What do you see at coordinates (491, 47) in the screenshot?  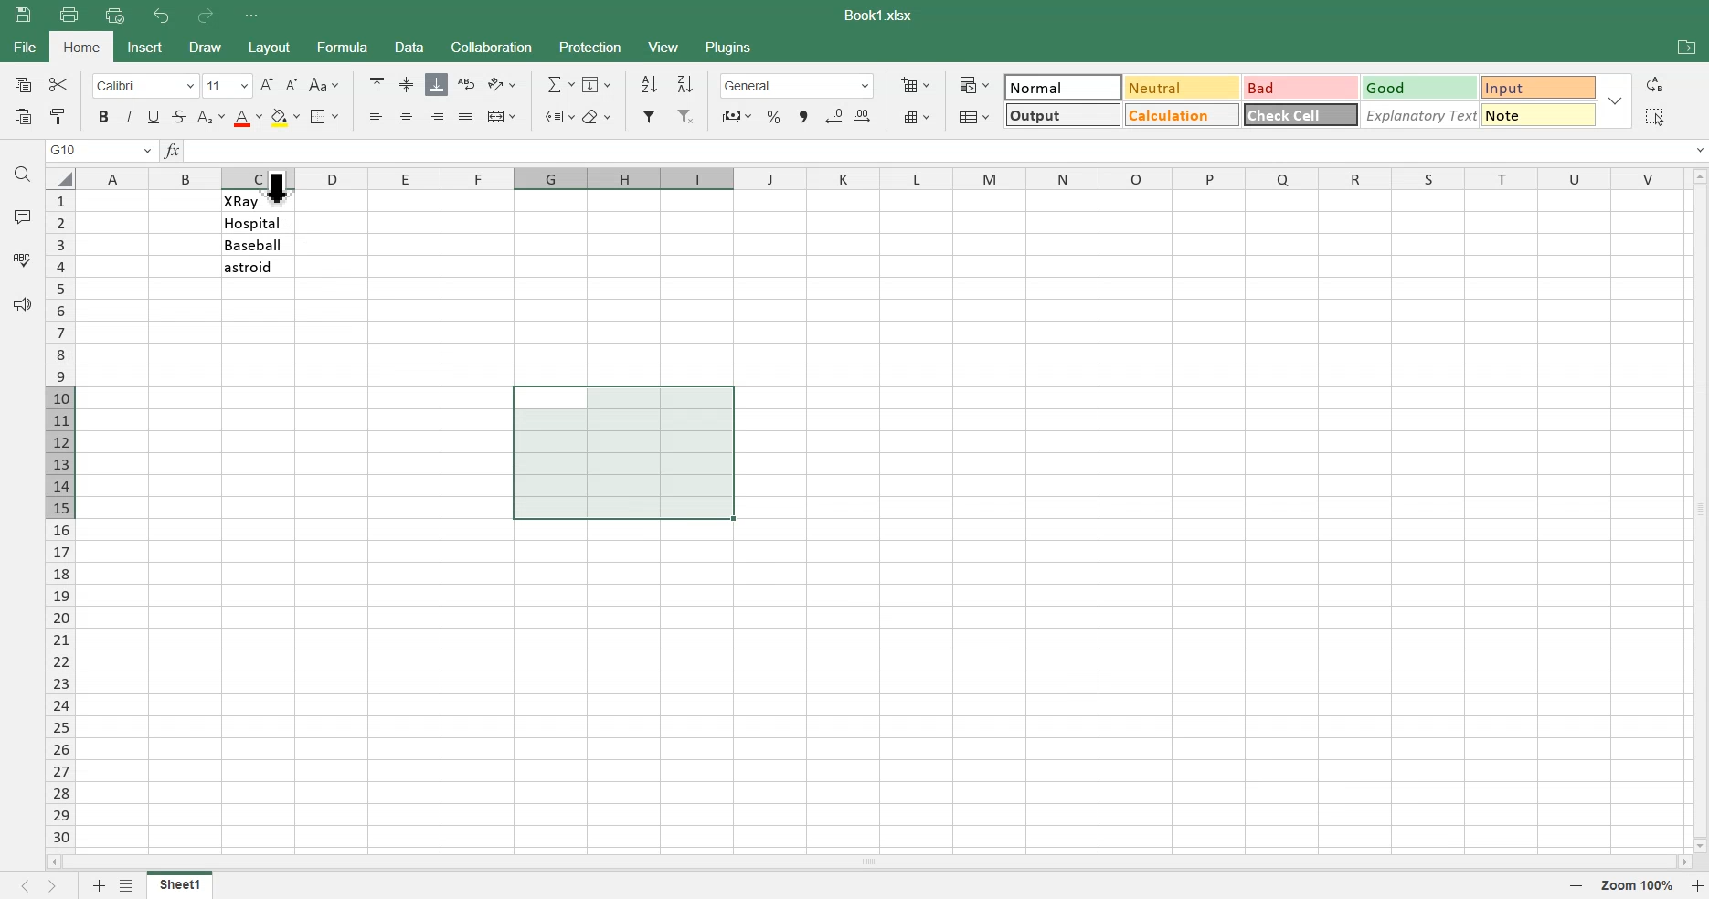 I see `Collaboration` at bounding box center [491, 47].